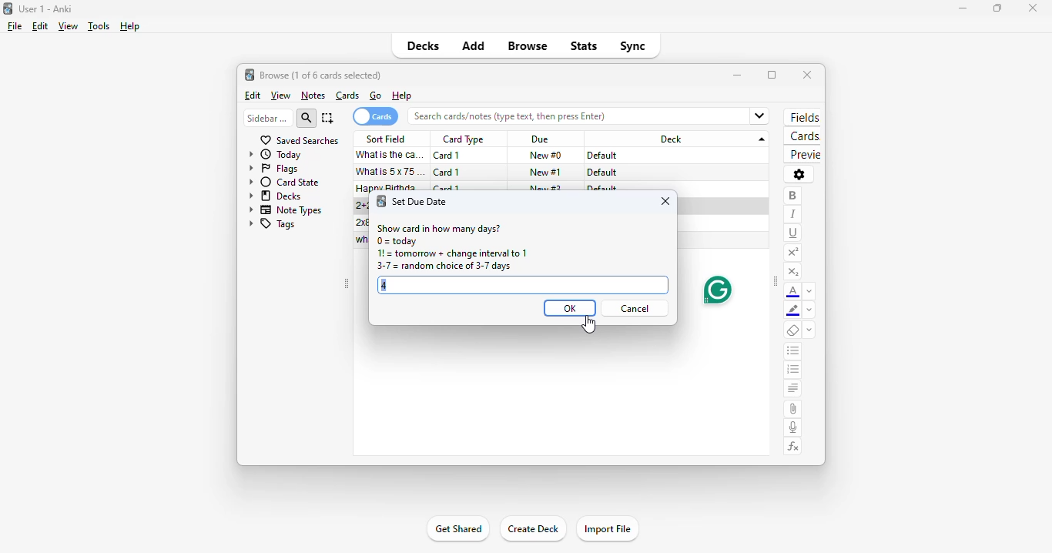 This screenshot has width=1052, height=553. I want to click on 0 = today, so click(398, 242).